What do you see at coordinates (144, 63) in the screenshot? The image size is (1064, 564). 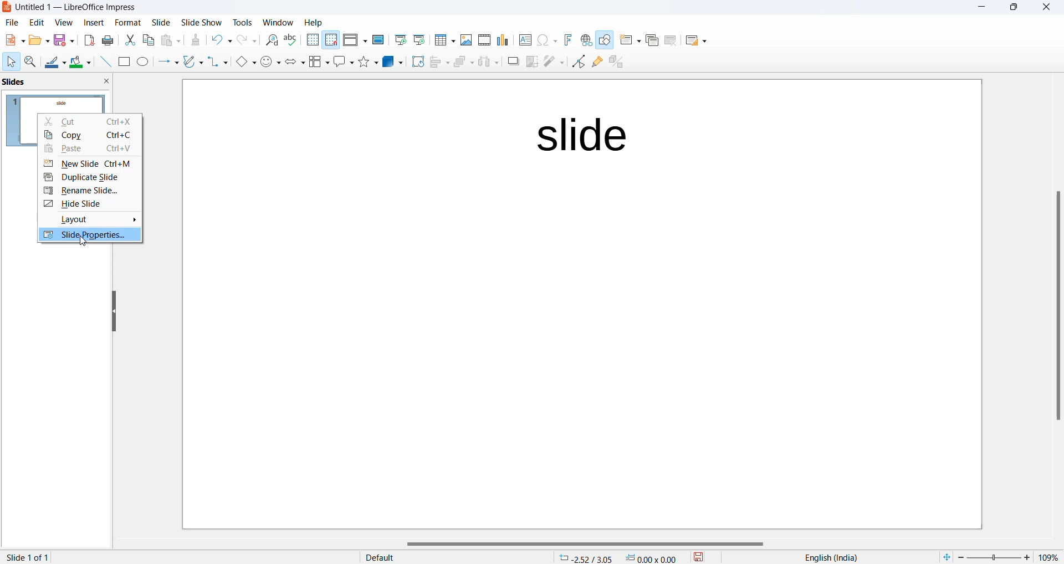 I see `ellipse` at bounding box center [144, 63].